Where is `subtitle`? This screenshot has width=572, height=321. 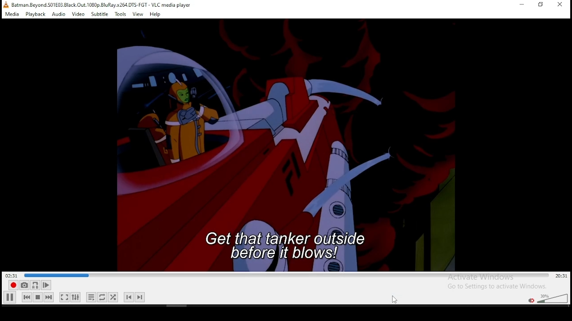 subtitle is located at coordinates (99, 14).